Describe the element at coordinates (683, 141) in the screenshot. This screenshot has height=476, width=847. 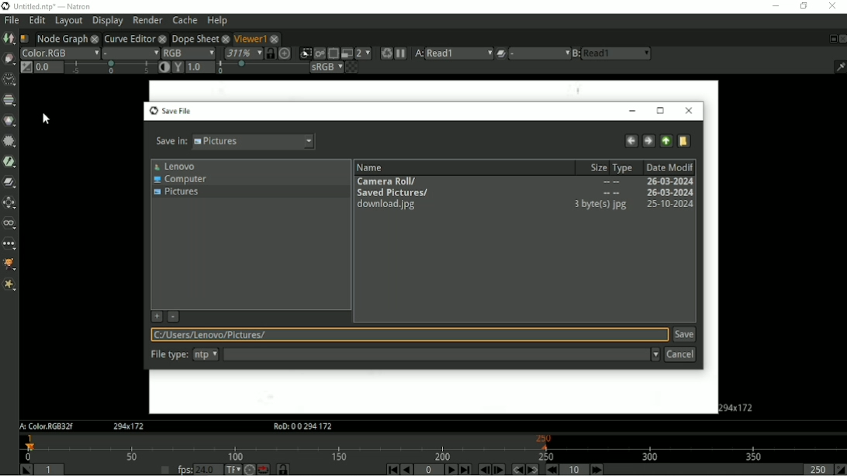
I see `Create a new directory here` at that location.